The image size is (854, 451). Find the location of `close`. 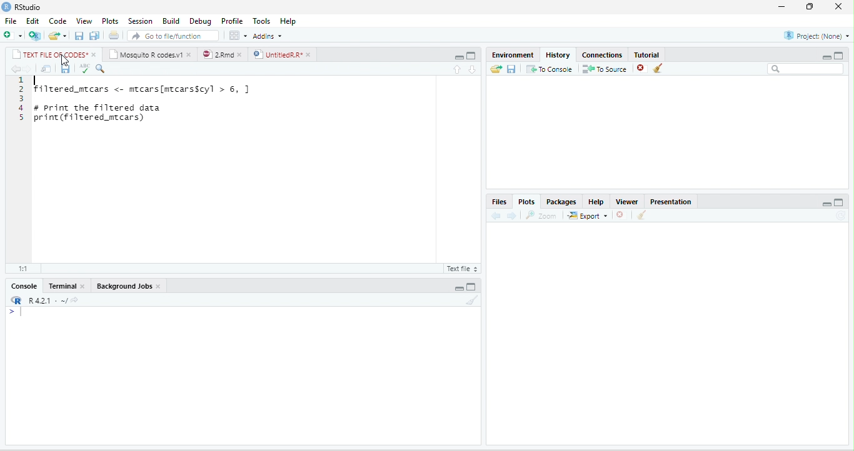

close is located at coordinates (310, 55).